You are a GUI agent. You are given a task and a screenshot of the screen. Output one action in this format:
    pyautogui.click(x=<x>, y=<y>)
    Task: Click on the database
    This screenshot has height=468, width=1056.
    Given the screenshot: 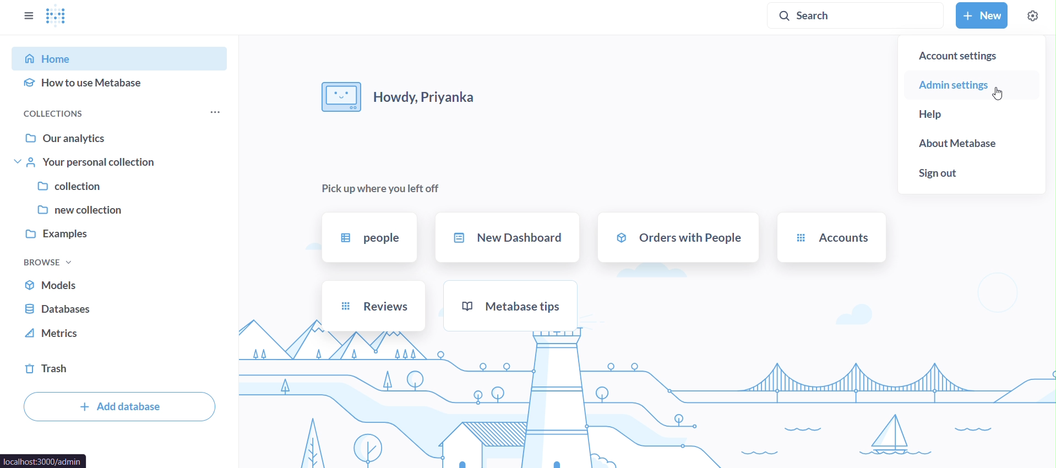 What is the action you would take?
    pyautogui.click(x=118, y=310)
    